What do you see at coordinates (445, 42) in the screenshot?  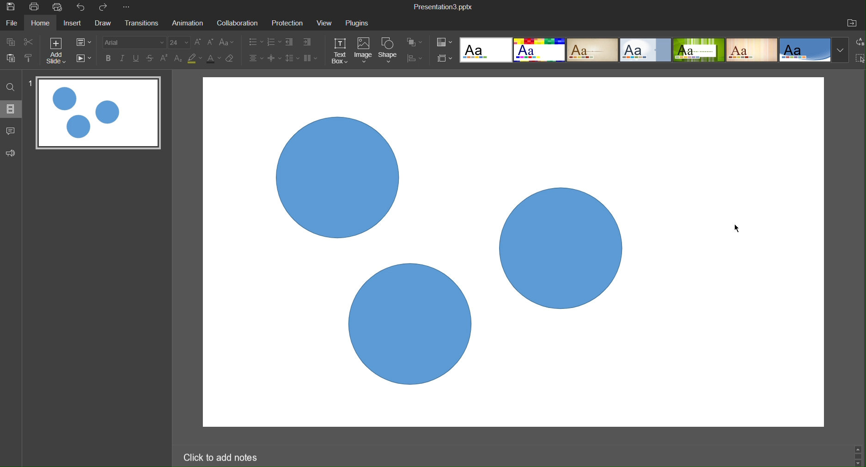 I see `Color` at bounding box center [445, 42].